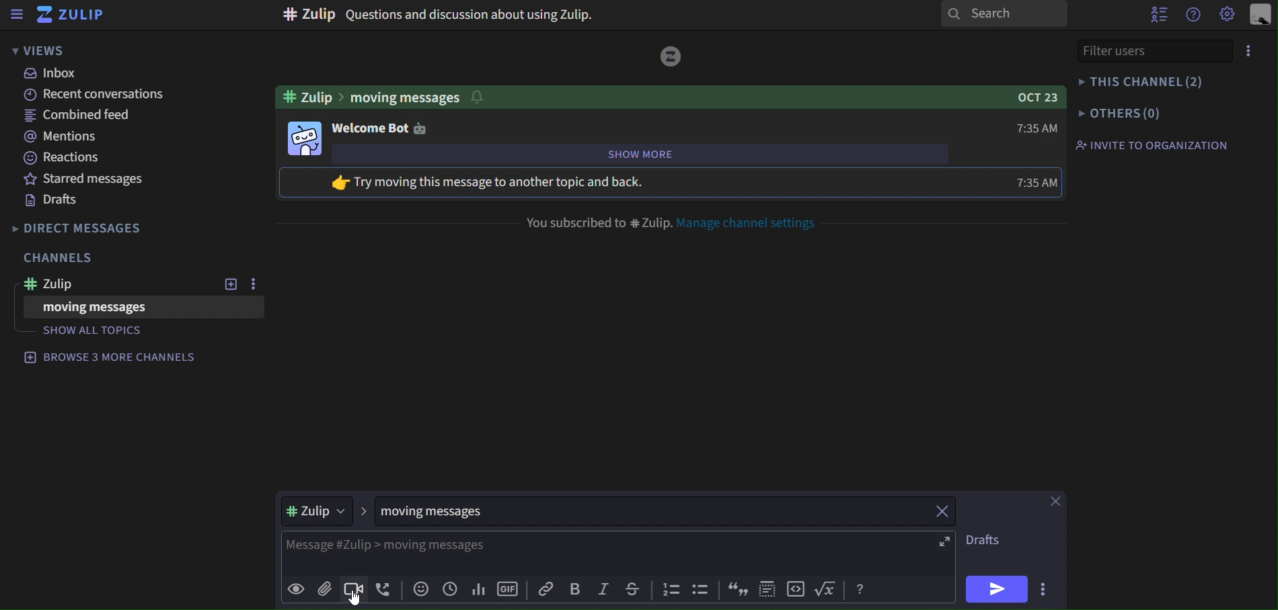 The width and height of the screenshot is (1278, 610). Describe the element at coordinates (1150, 50) in the screenshot. I see `filter users` at that location.